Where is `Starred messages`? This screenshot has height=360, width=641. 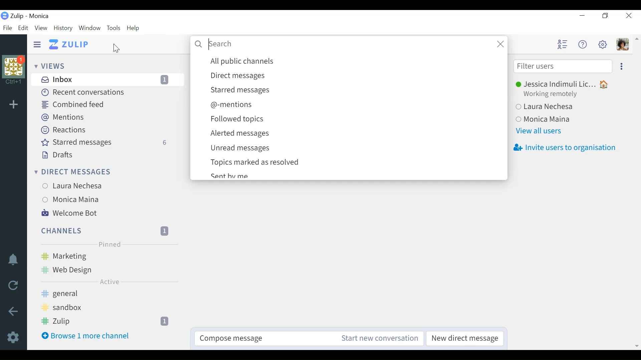
Starred messages is located at coordinates (105, 143).